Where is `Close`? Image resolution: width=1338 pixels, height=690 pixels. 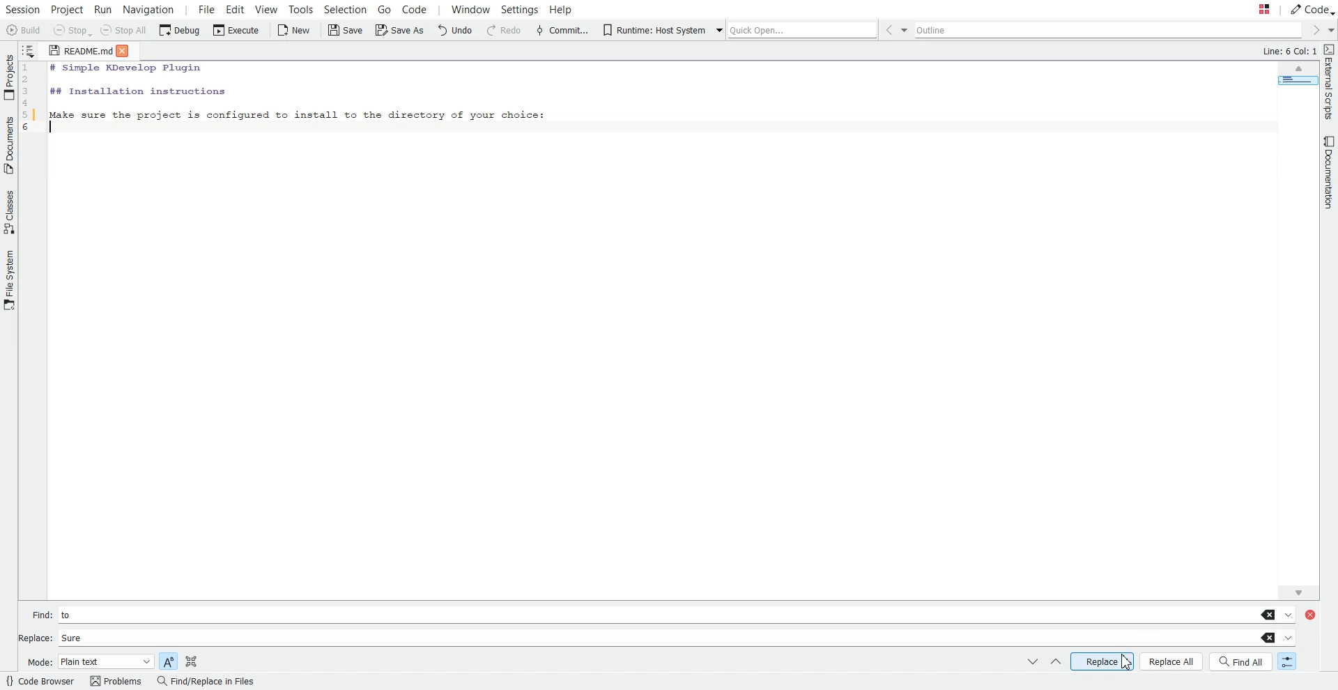
Close is located at coordinates (128, 50).